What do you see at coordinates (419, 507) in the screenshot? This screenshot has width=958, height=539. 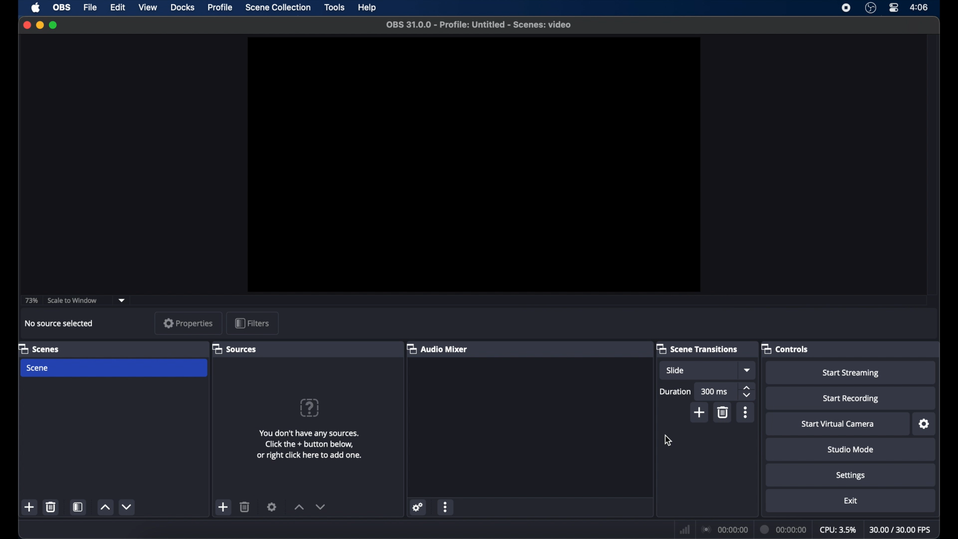 I see `settings` at bounding box center [419, 507].